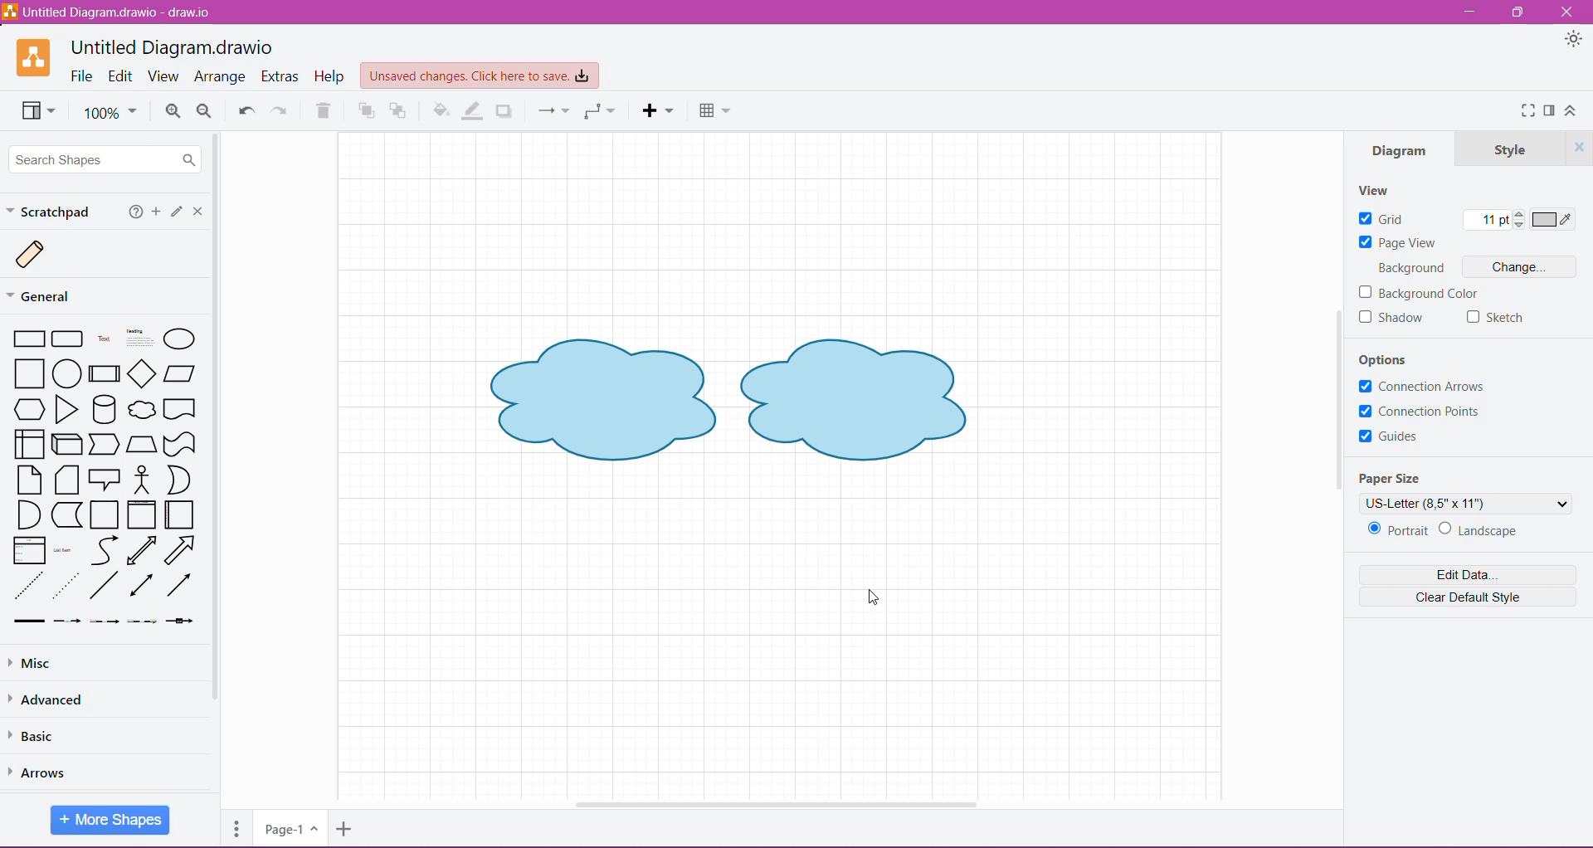  What do you see at coordinates (1573, 41) in the screenshot?
I see `Appearance` at bounding box center [1573, 41].